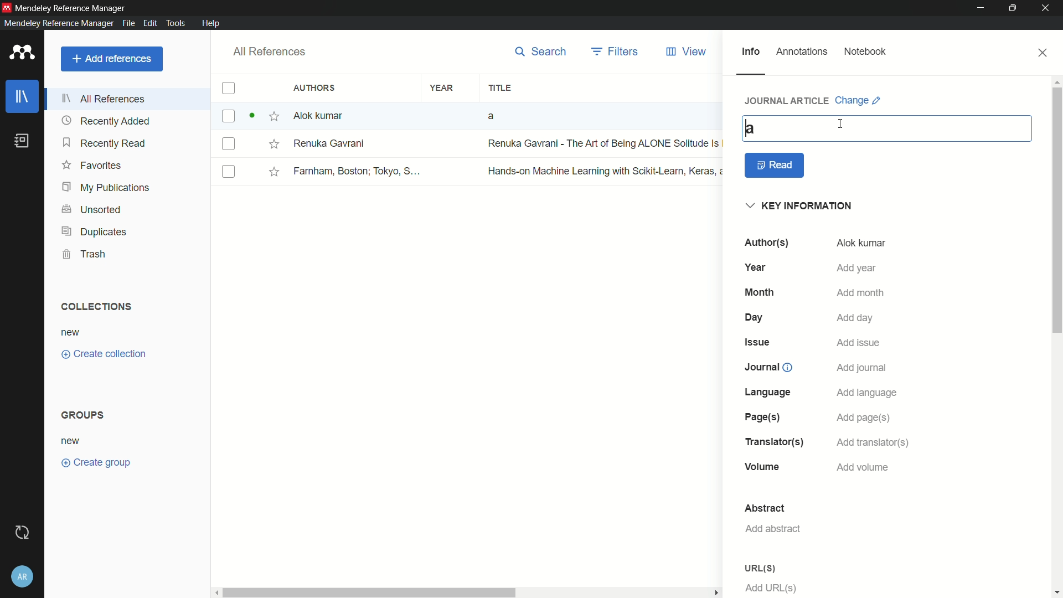 The image size is (1063, 598). I want to click on add day, so click(856, 318).